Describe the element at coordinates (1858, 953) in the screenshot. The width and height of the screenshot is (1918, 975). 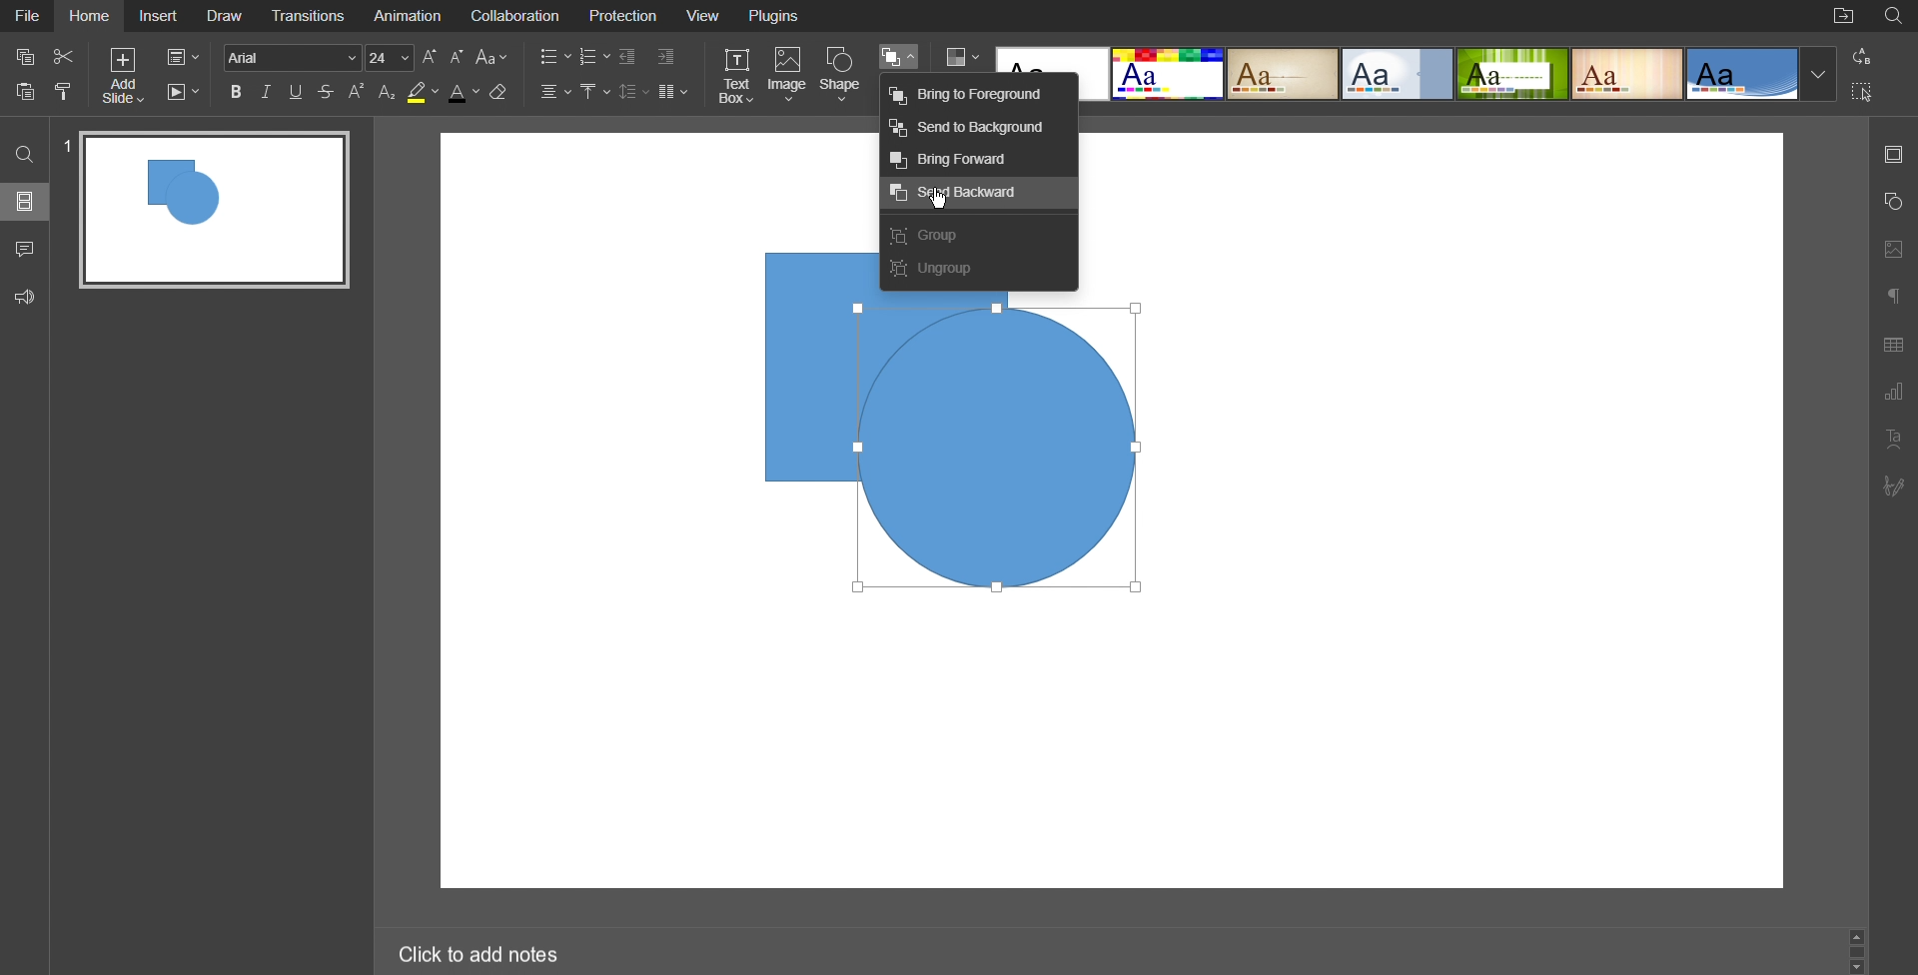
I see `Scroll Bar` at that location.